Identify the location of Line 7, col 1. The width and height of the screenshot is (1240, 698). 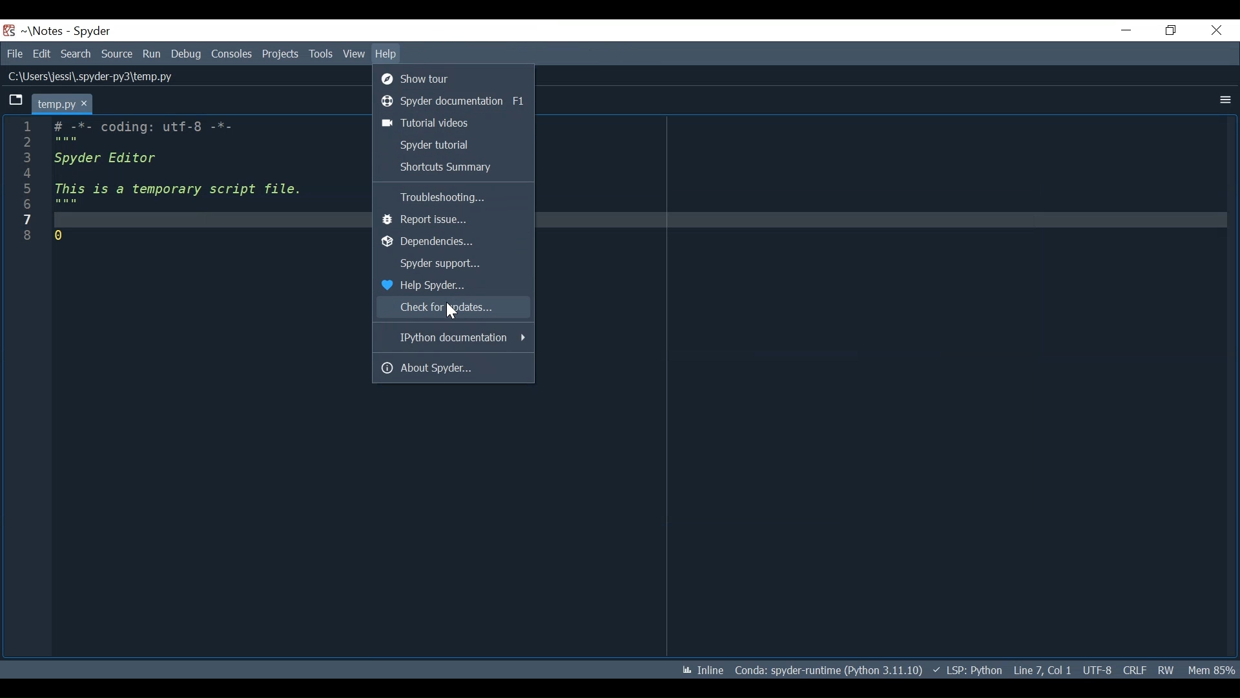
(1043, 670).